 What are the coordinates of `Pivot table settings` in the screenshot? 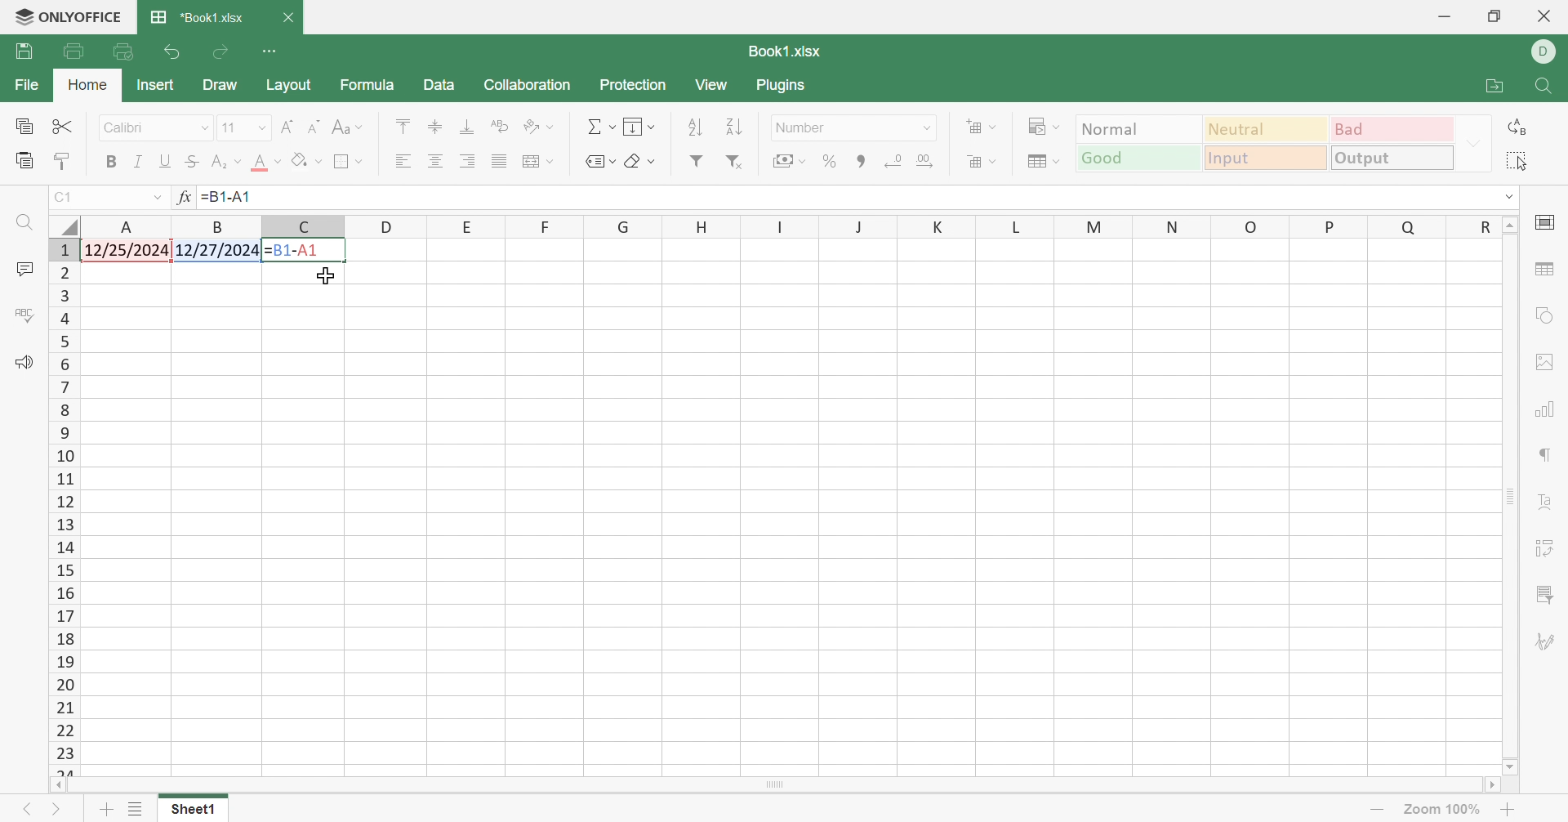 It's located at (1541, 551).